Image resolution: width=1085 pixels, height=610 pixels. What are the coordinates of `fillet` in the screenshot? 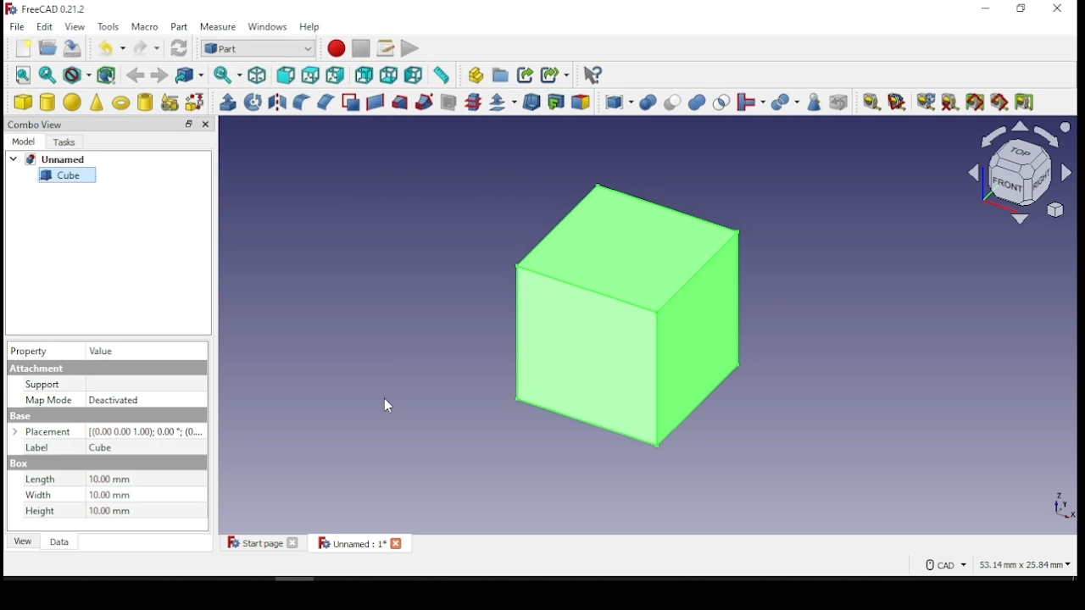 It's located at (301, 102).